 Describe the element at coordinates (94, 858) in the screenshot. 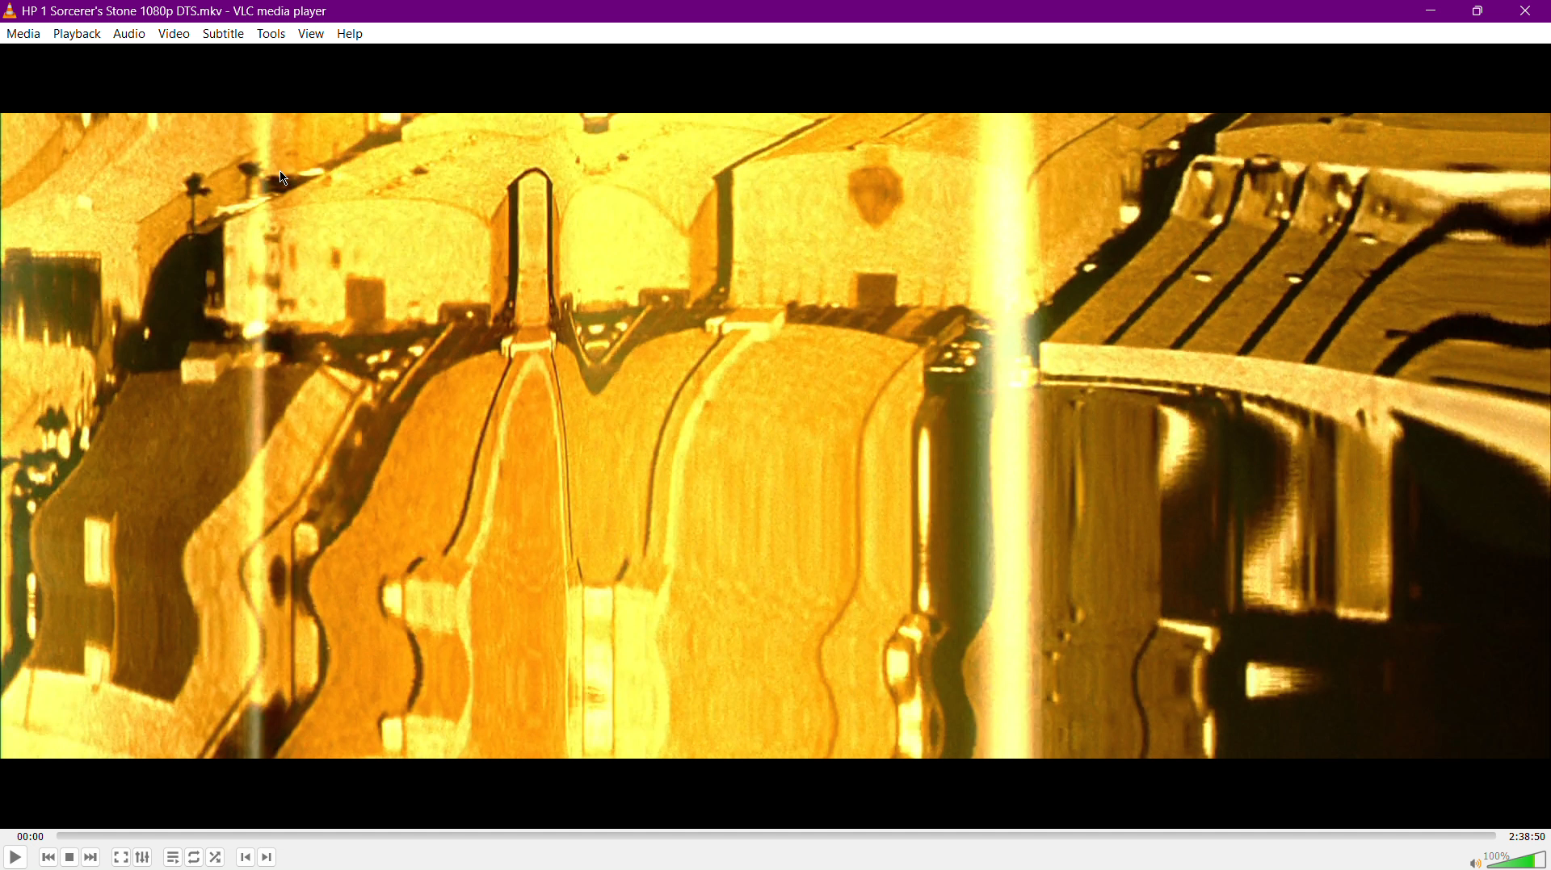

I see `Skip Forward` at that location.